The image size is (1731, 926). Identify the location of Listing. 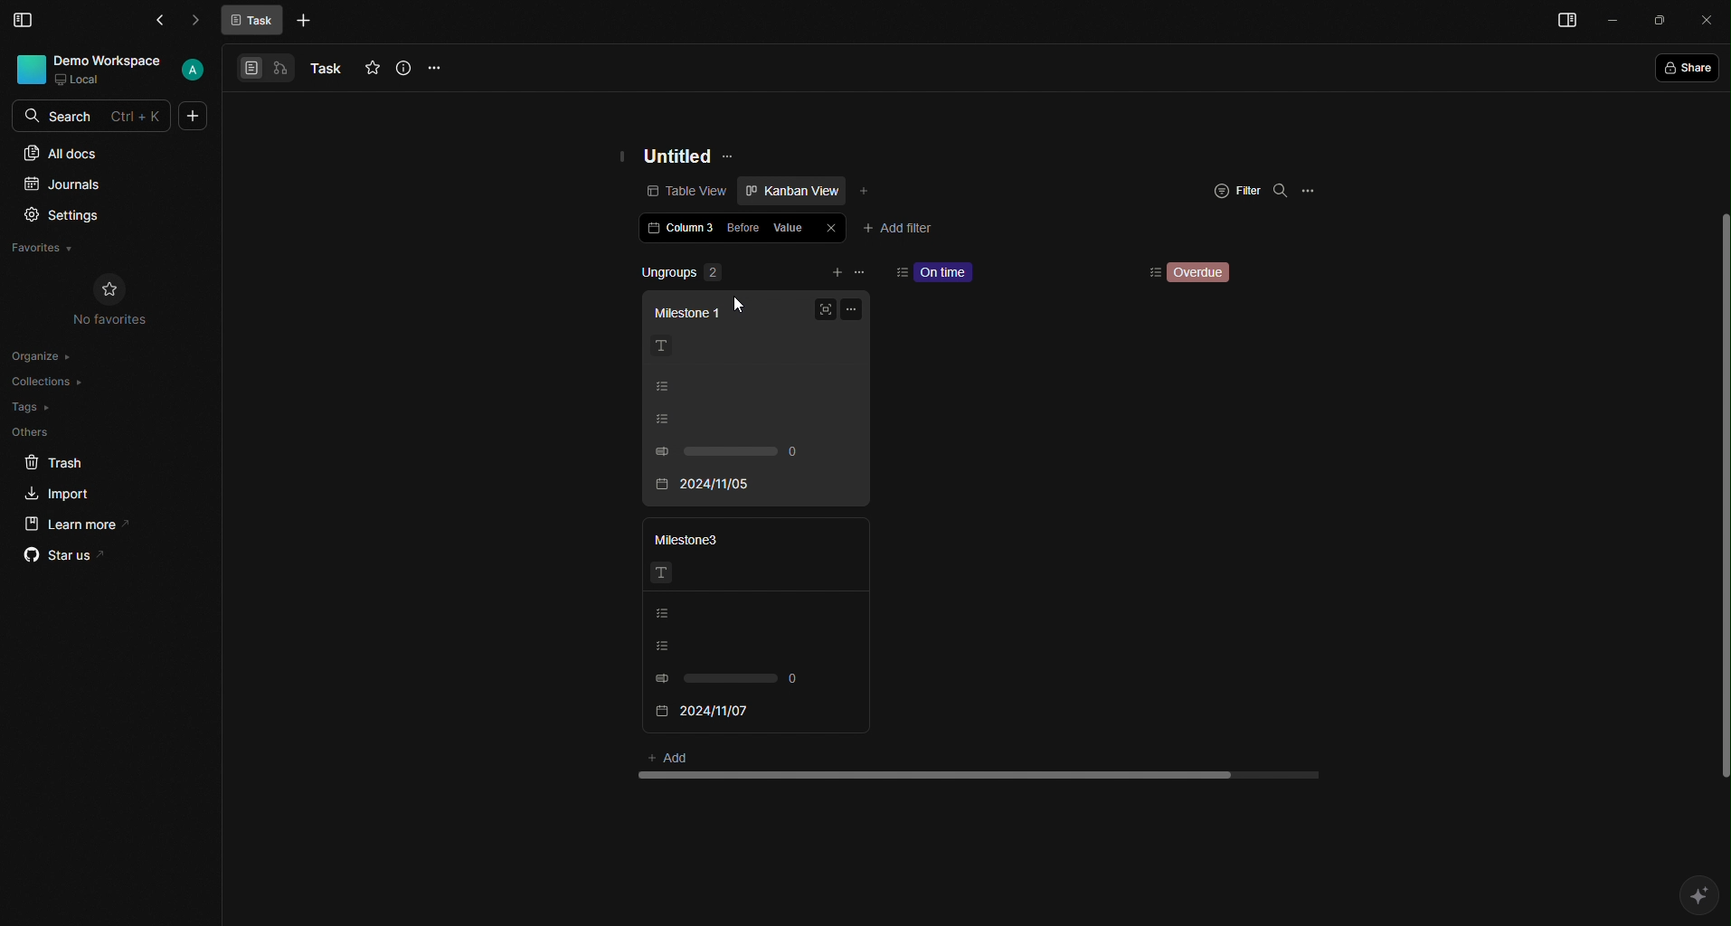
(714, 646).